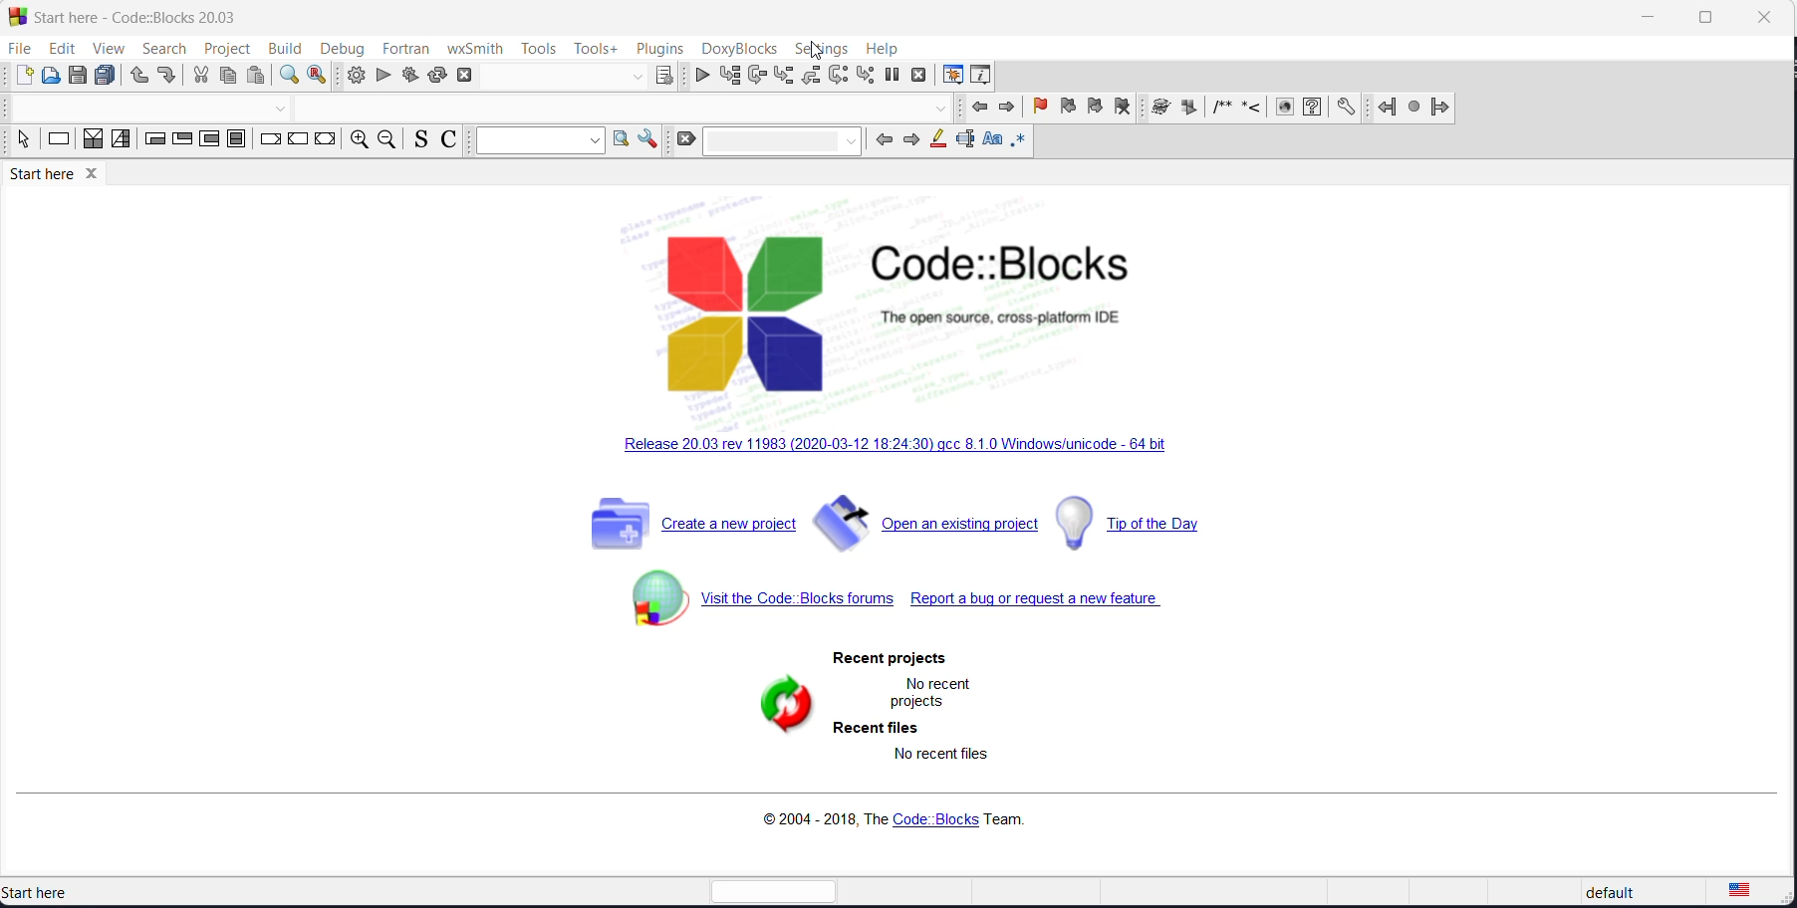 The width and height of the screenshot is (1797, 908). I want to click on add bookmark, so click(1040, 109).